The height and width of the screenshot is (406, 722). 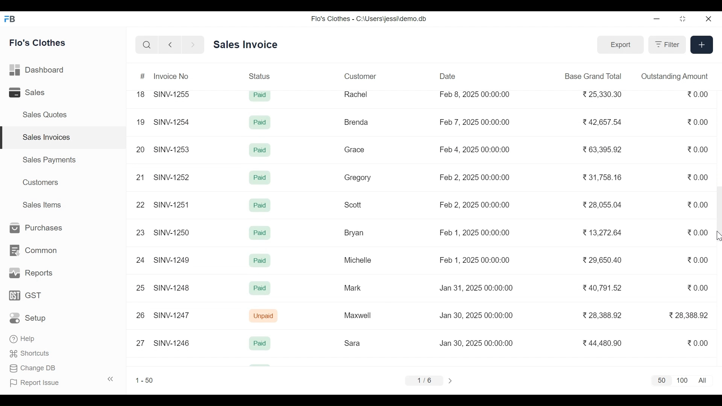 I want to click on Go Back, so click(x=170, y=45).